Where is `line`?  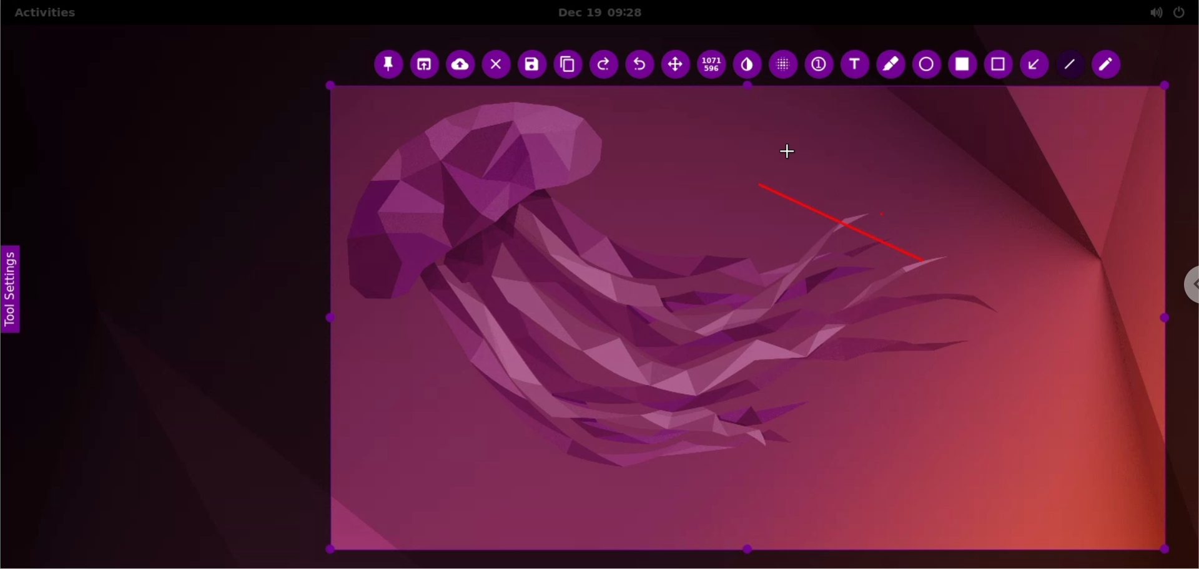 line is located at coordinates (1068, 65).